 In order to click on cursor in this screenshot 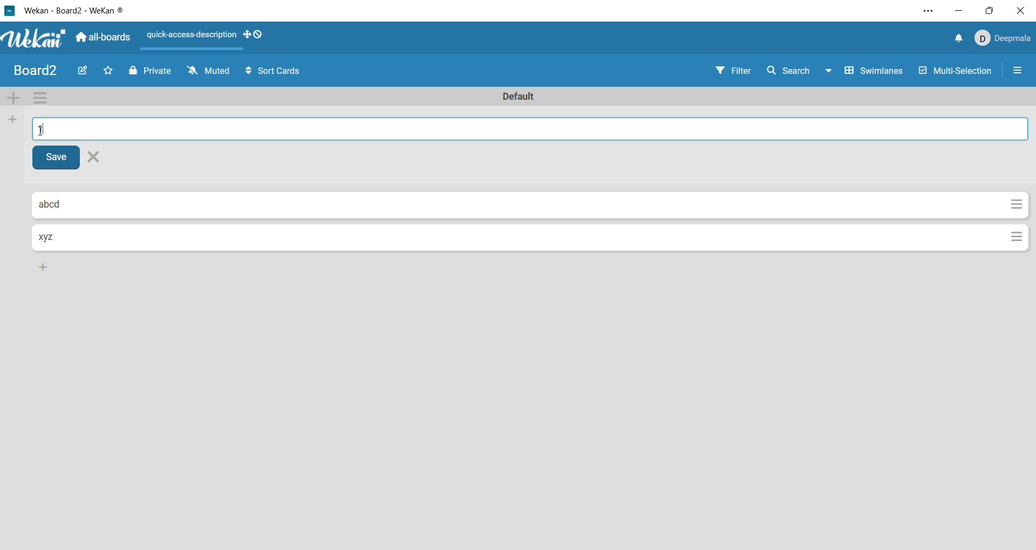, I will do `click(44, 129)`.